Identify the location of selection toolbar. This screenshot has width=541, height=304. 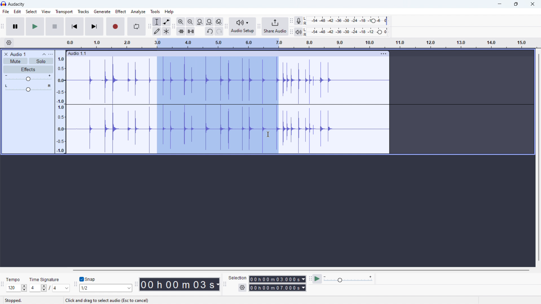
(225, 284).